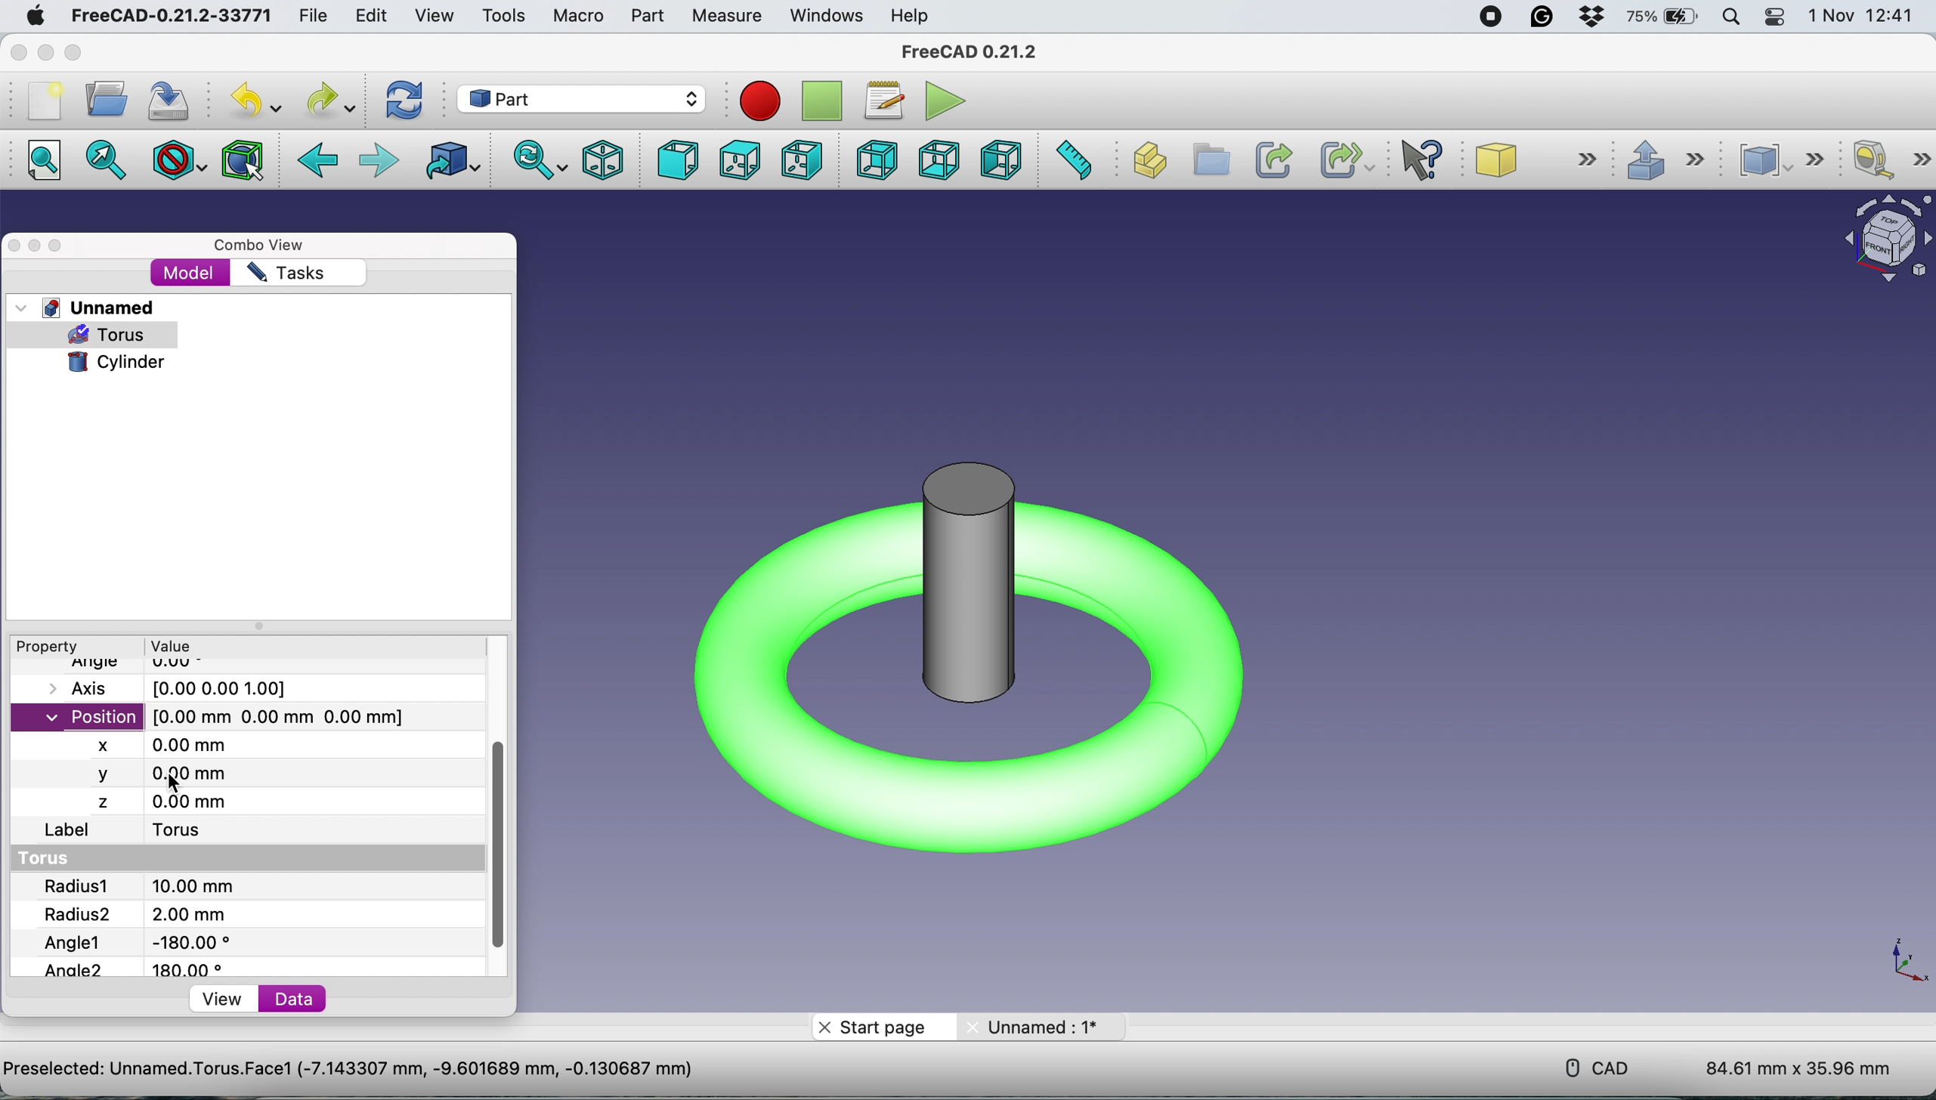 This screenshot has height=1100, width=1936. I want to click on view, so click(434, 16).